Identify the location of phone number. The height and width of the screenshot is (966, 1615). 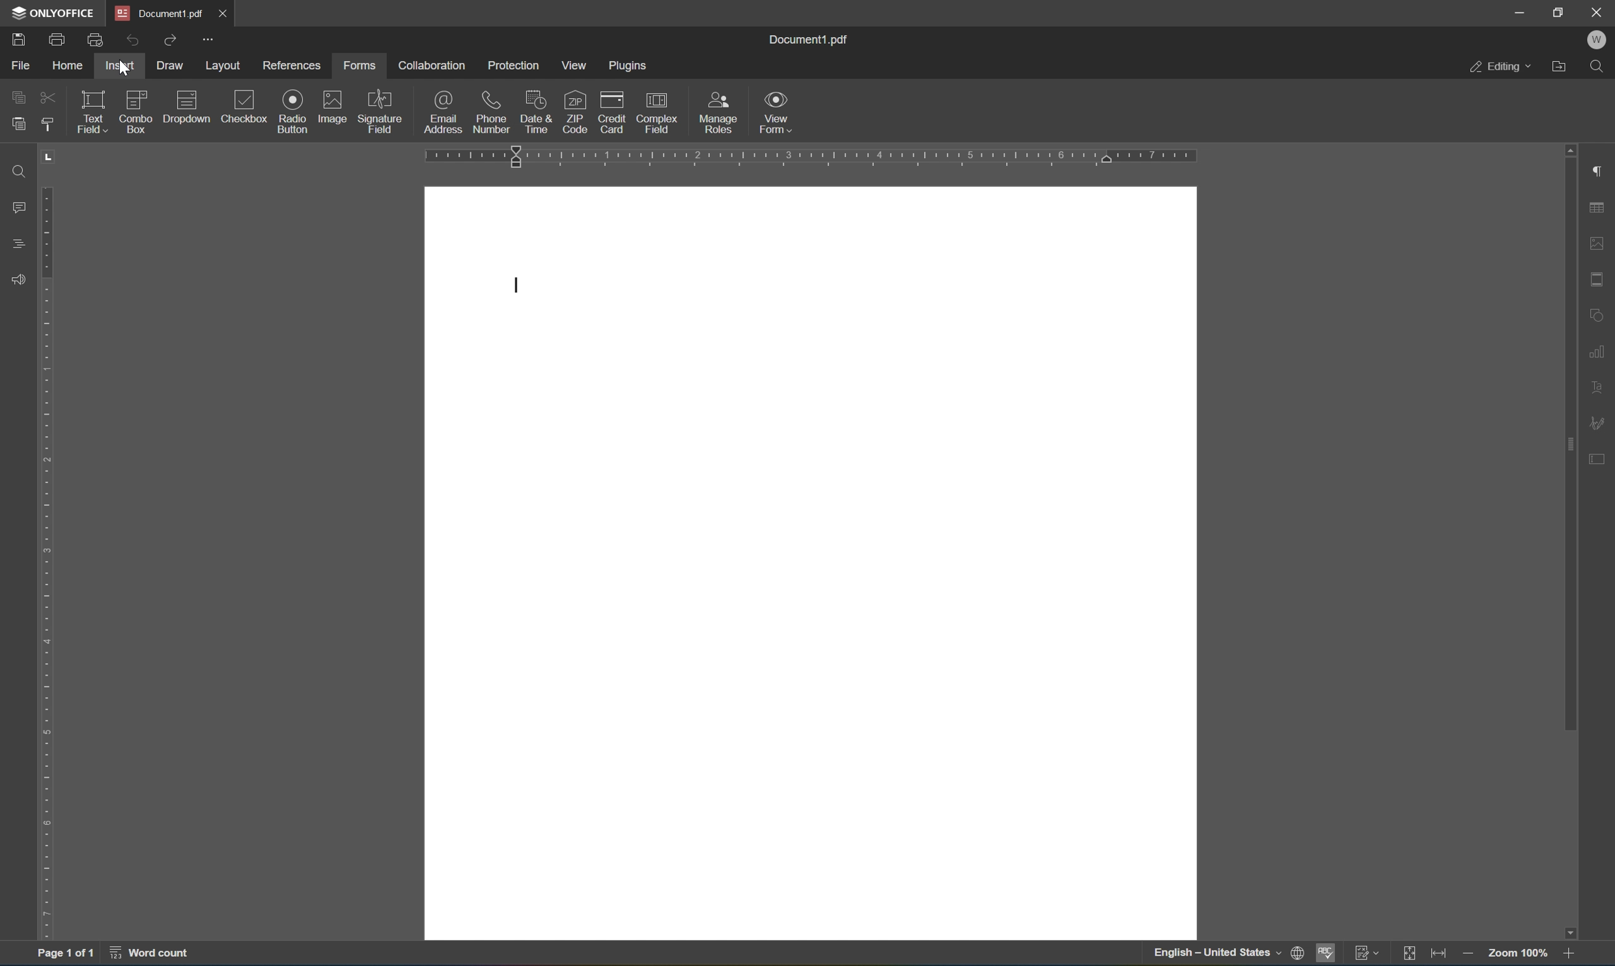
(491, 112).